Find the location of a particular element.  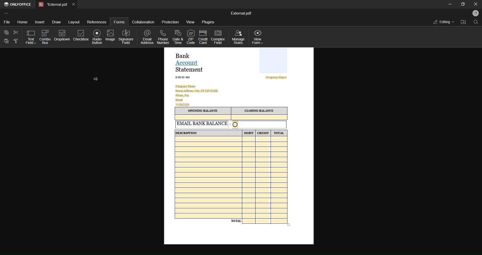

dropdown is located at coordinates (62, 35).